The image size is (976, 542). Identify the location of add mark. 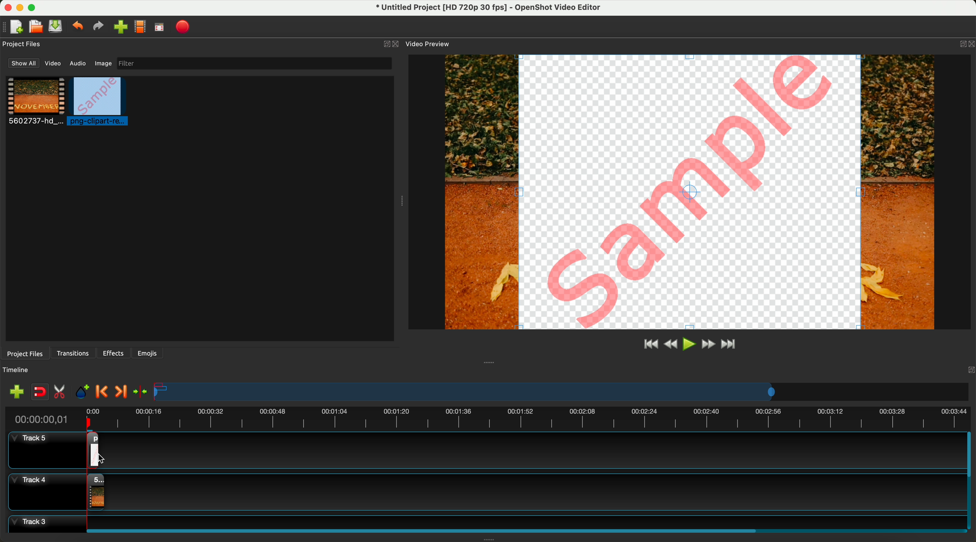
(84, 393).